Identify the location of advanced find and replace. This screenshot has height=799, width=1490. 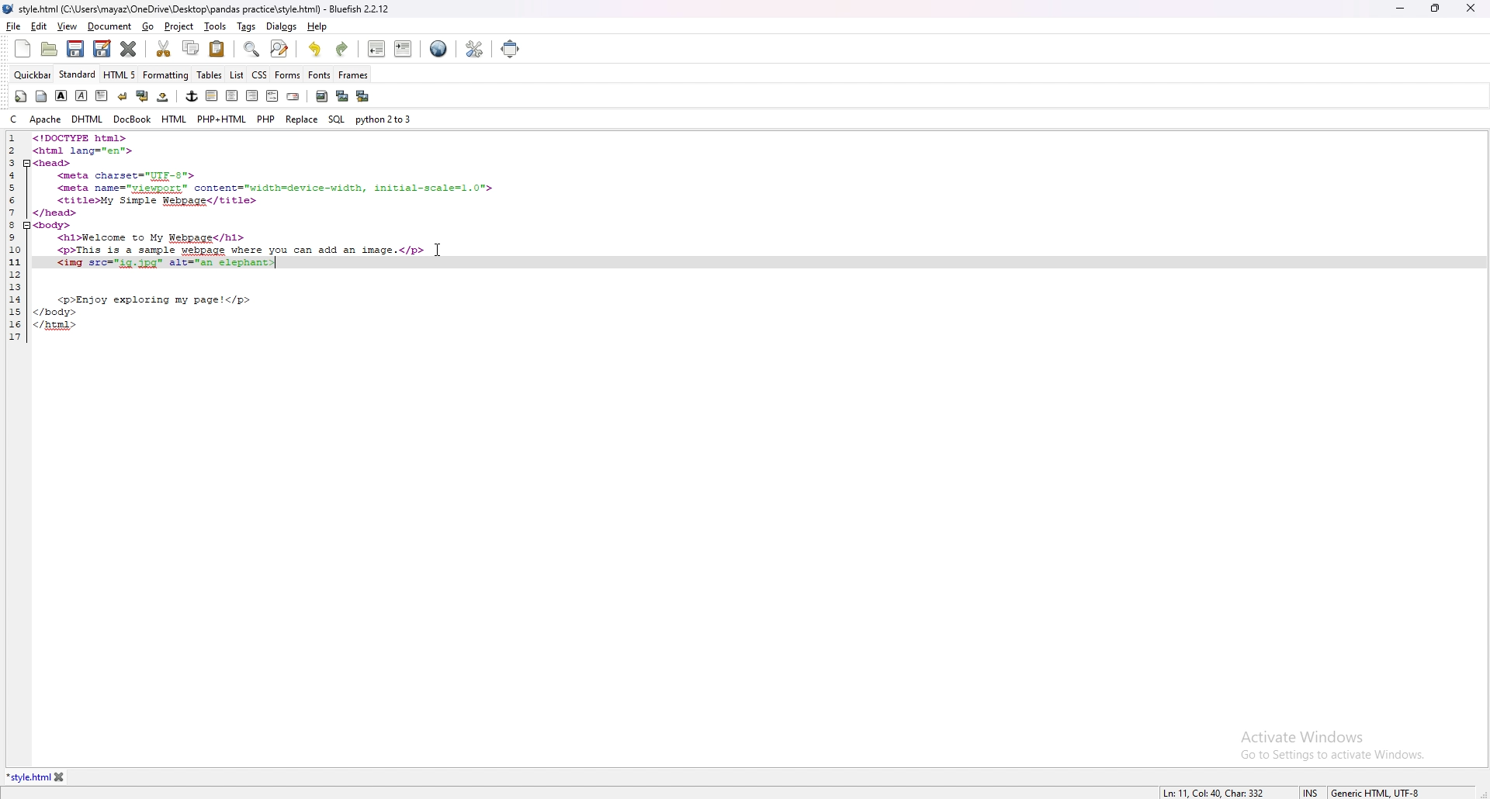
(280, 49).